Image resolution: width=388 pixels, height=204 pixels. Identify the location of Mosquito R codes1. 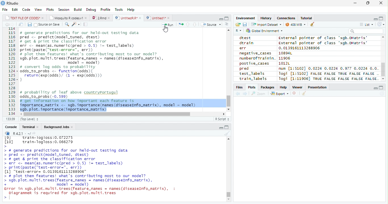
(68, 18).